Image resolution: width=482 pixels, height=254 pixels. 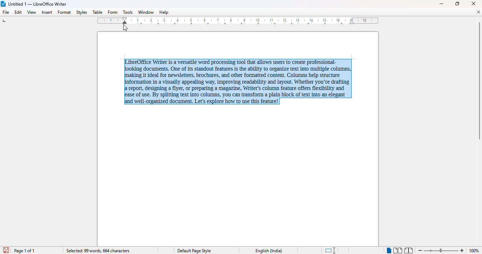 I want to click on tab stop, so click(x=6, y=22).